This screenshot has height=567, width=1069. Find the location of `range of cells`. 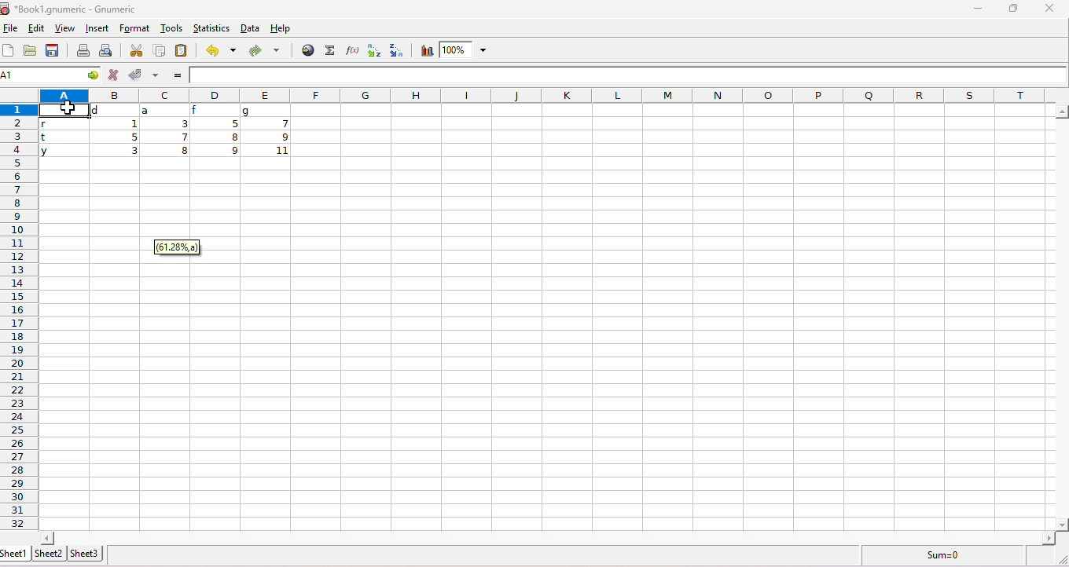

range of cells is located at coordinates (167, 132).